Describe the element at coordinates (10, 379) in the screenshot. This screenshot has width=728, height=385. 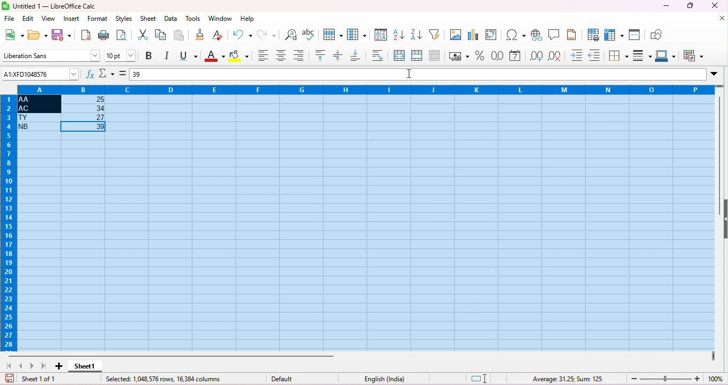
I see `save` at that location.